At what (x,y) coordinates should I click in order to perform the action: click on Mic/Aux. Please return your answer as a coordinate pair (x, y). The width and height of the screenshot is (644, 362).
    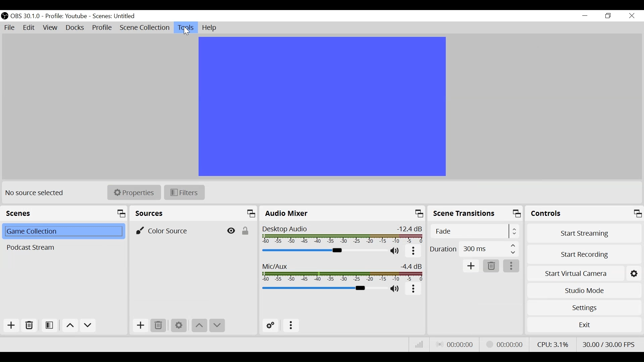
    Looking at the image, I should click on (343, 271).